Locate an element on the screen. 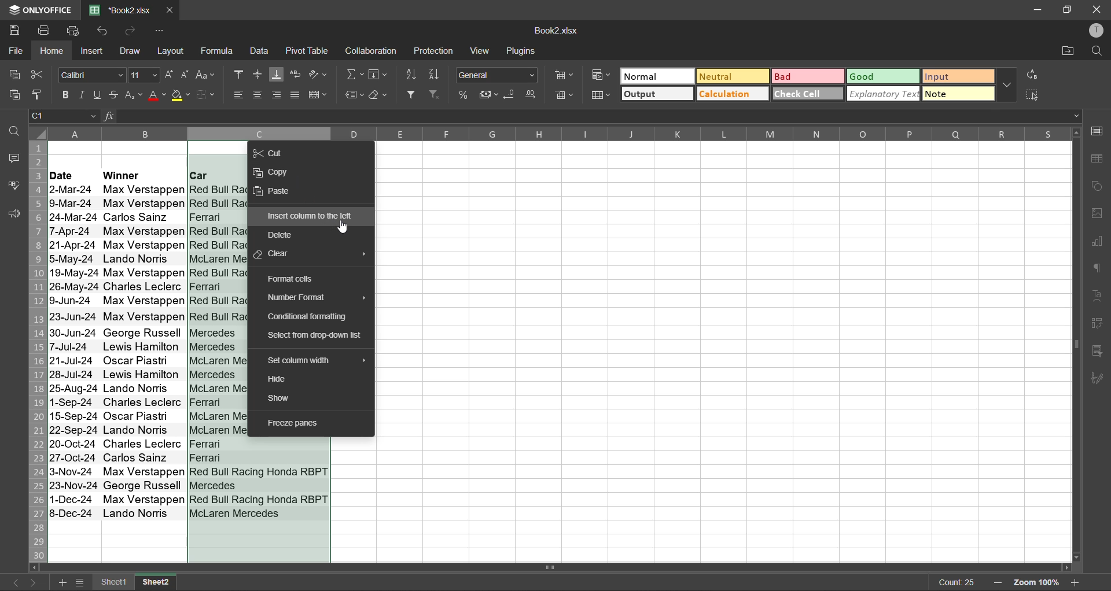 This screenshot has width=1111, height=591. quick print is located at coordinates (75, 31).